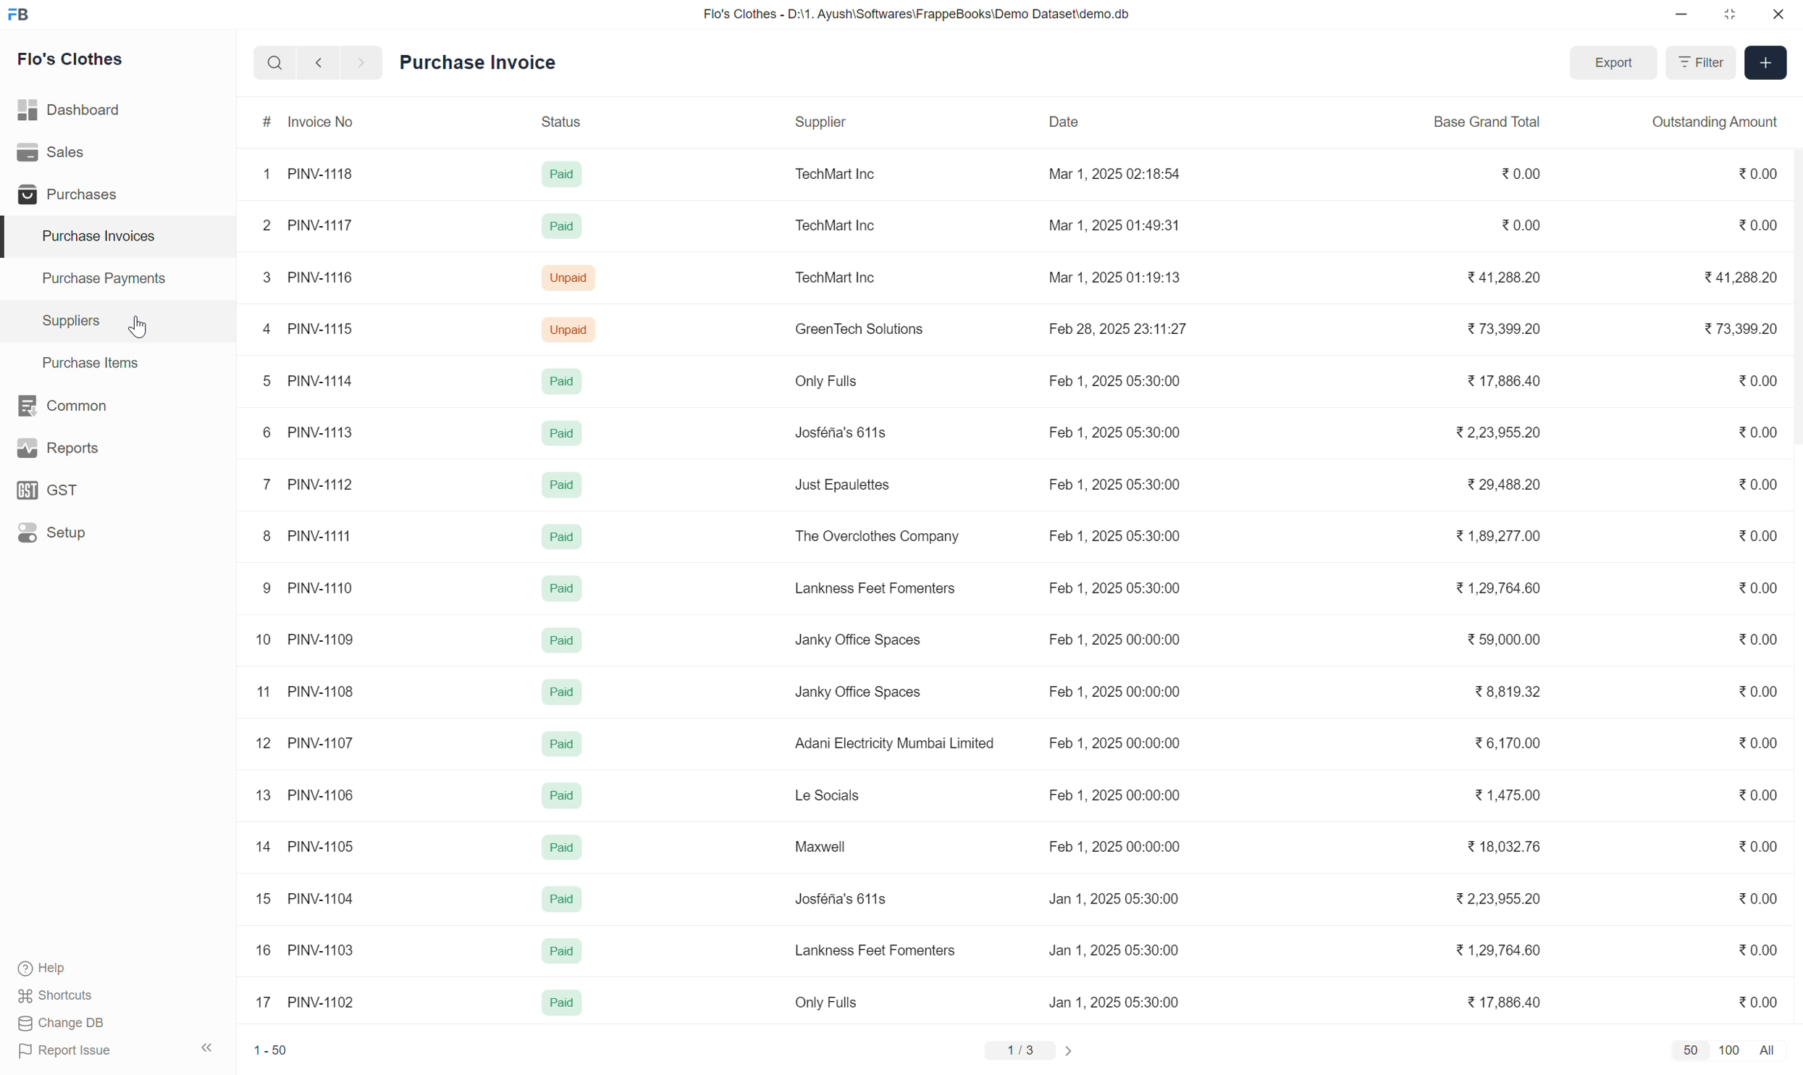 This screenshot has height=1075, width=1803. Describe the element at coordinates (560, 533) in the screenshot. I see `Paid` at that location.